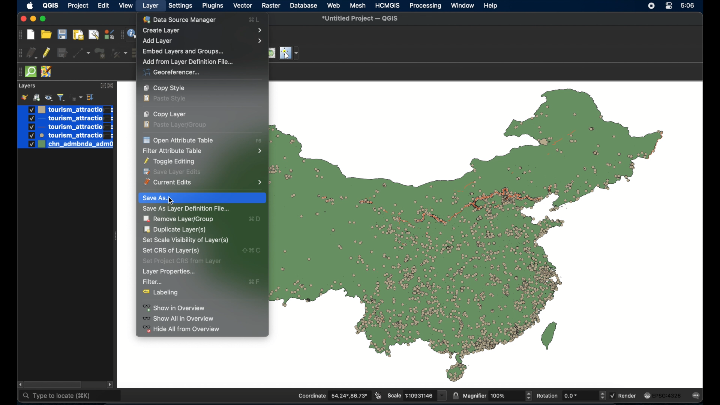  I want to click on apple icon, so click(30, 6).